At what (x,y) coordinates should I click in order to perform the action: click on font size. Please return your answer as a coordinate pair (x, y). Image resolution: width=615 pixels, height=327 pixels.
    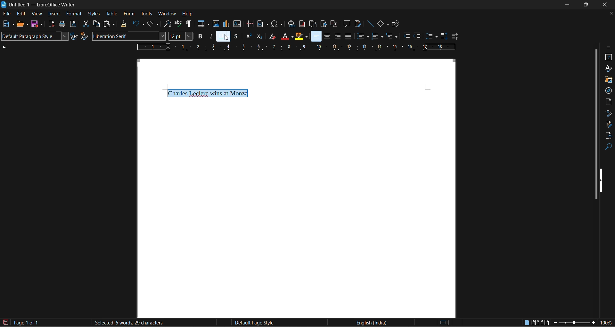
    Looking at the image, I should click on (180, 36).